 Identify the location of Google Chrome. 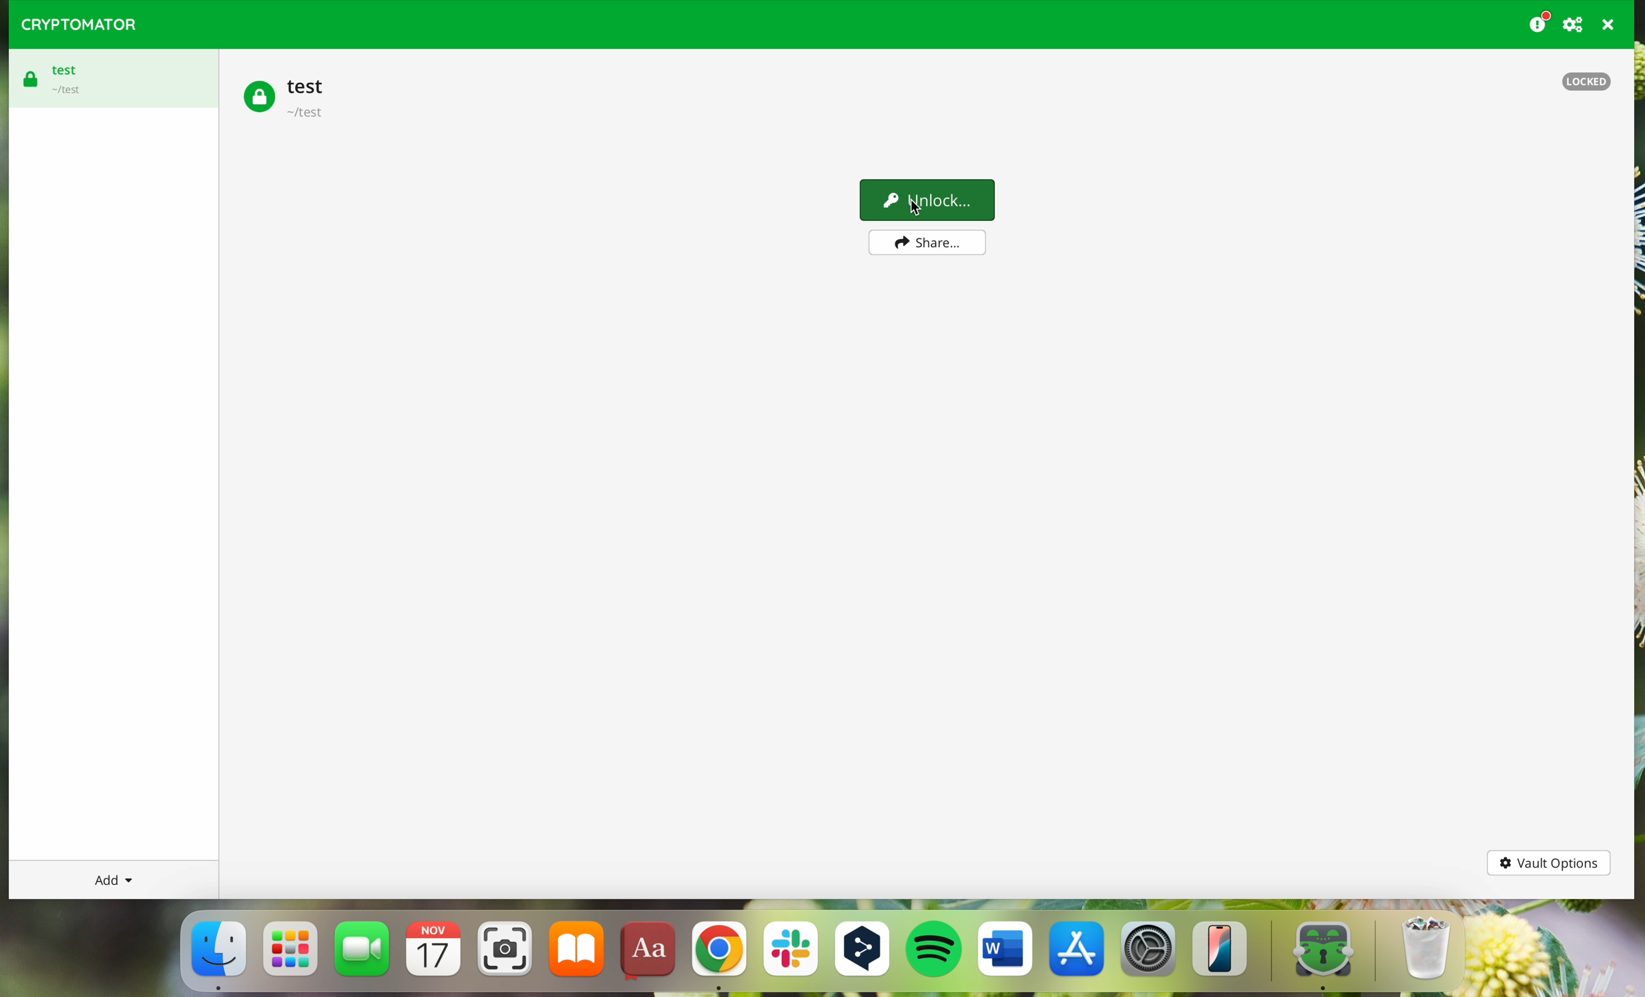
(718, 956).